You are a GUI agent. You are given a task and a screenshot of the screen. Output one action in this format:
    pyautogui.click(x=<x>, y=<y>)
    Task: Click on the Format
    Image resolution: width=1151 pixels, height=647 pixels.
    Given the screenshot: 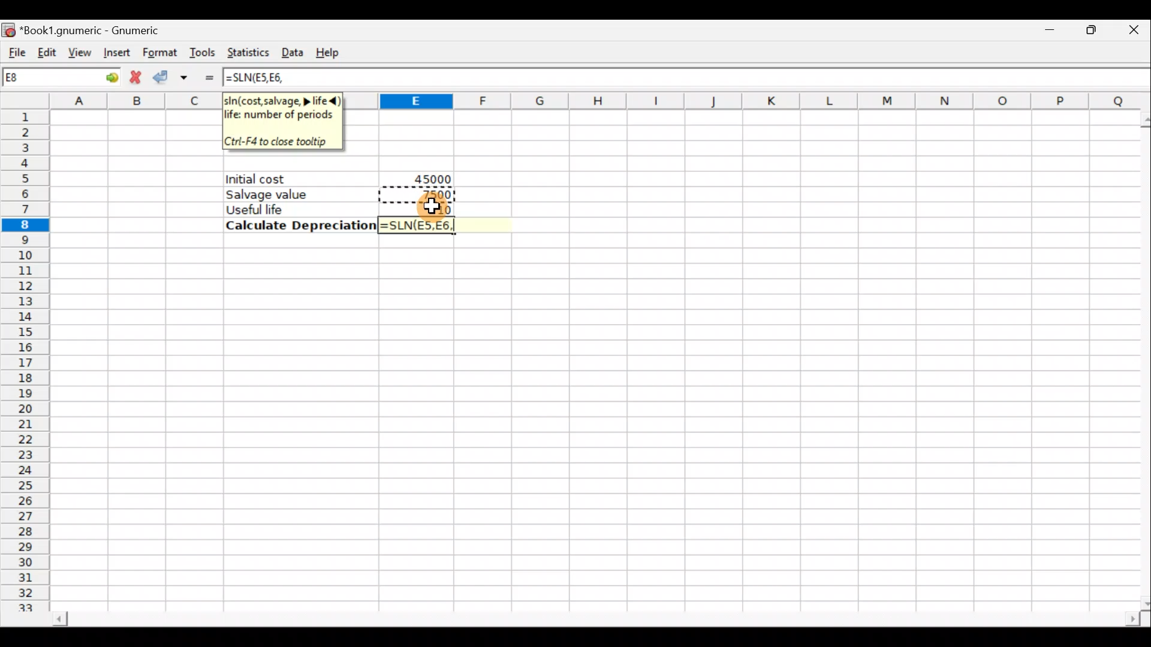 What is the action you would take?
    pyautogui.click(x=158, y=50)
    